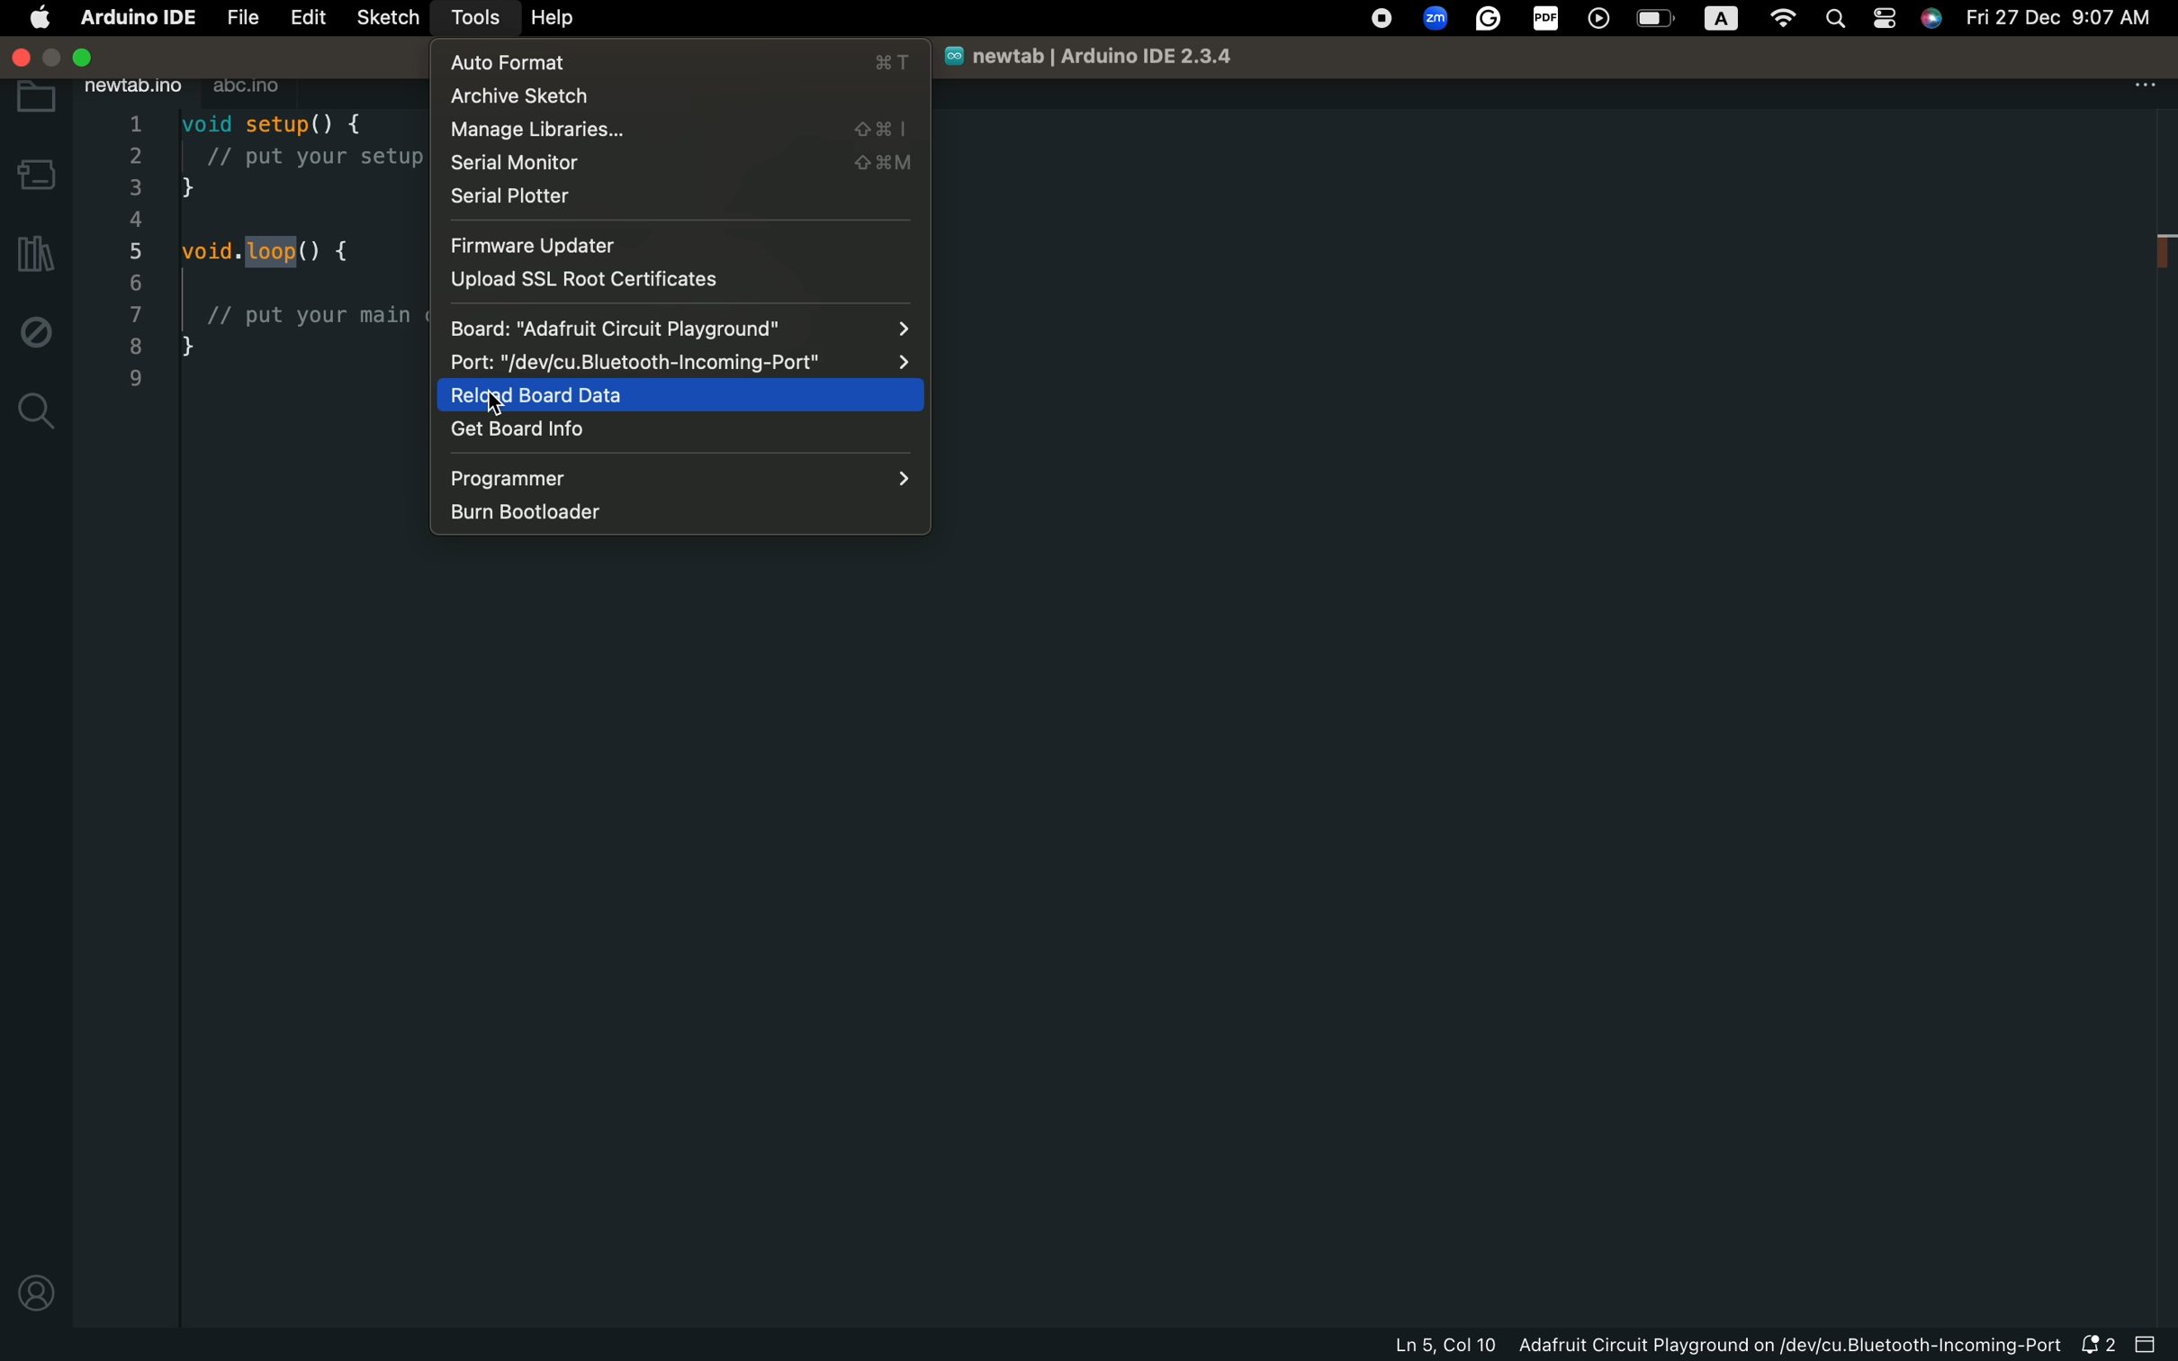 The image size is (2178, 1361). I want to click on minimize, so click(54, 58).